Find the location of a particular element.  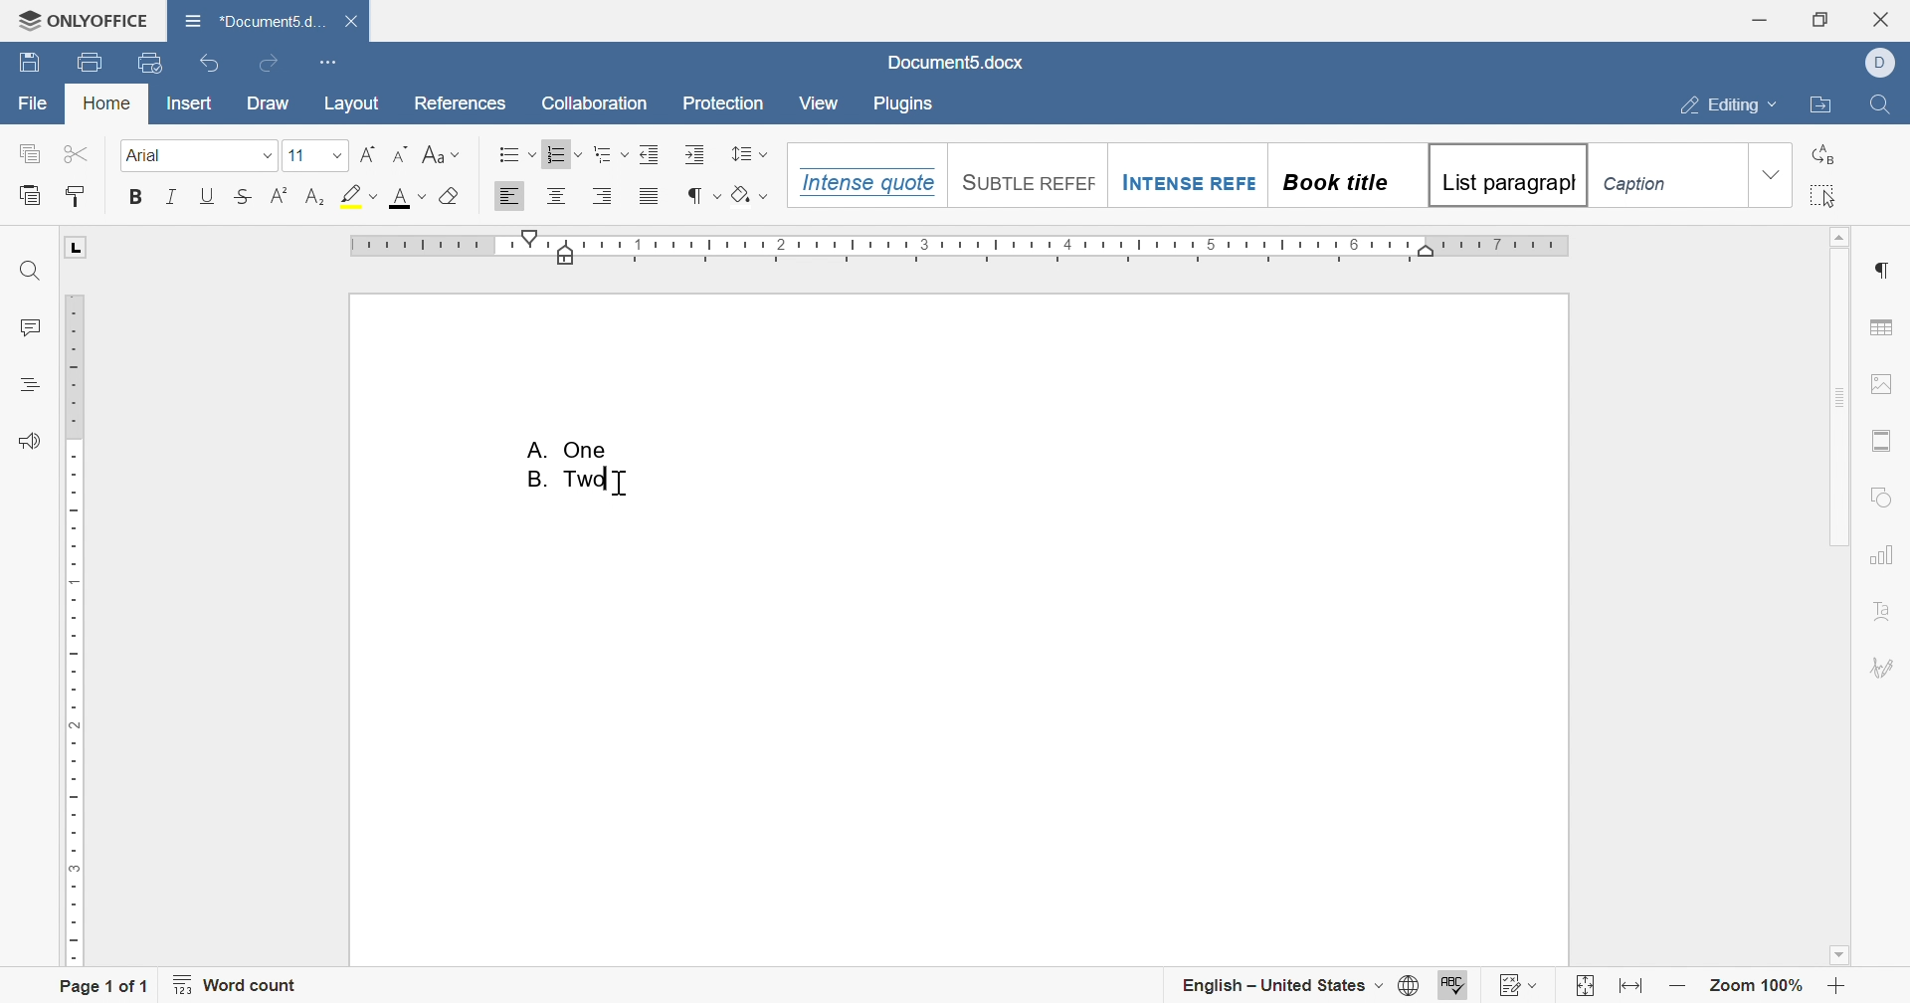

Change case is located at coordinates (442, 154).